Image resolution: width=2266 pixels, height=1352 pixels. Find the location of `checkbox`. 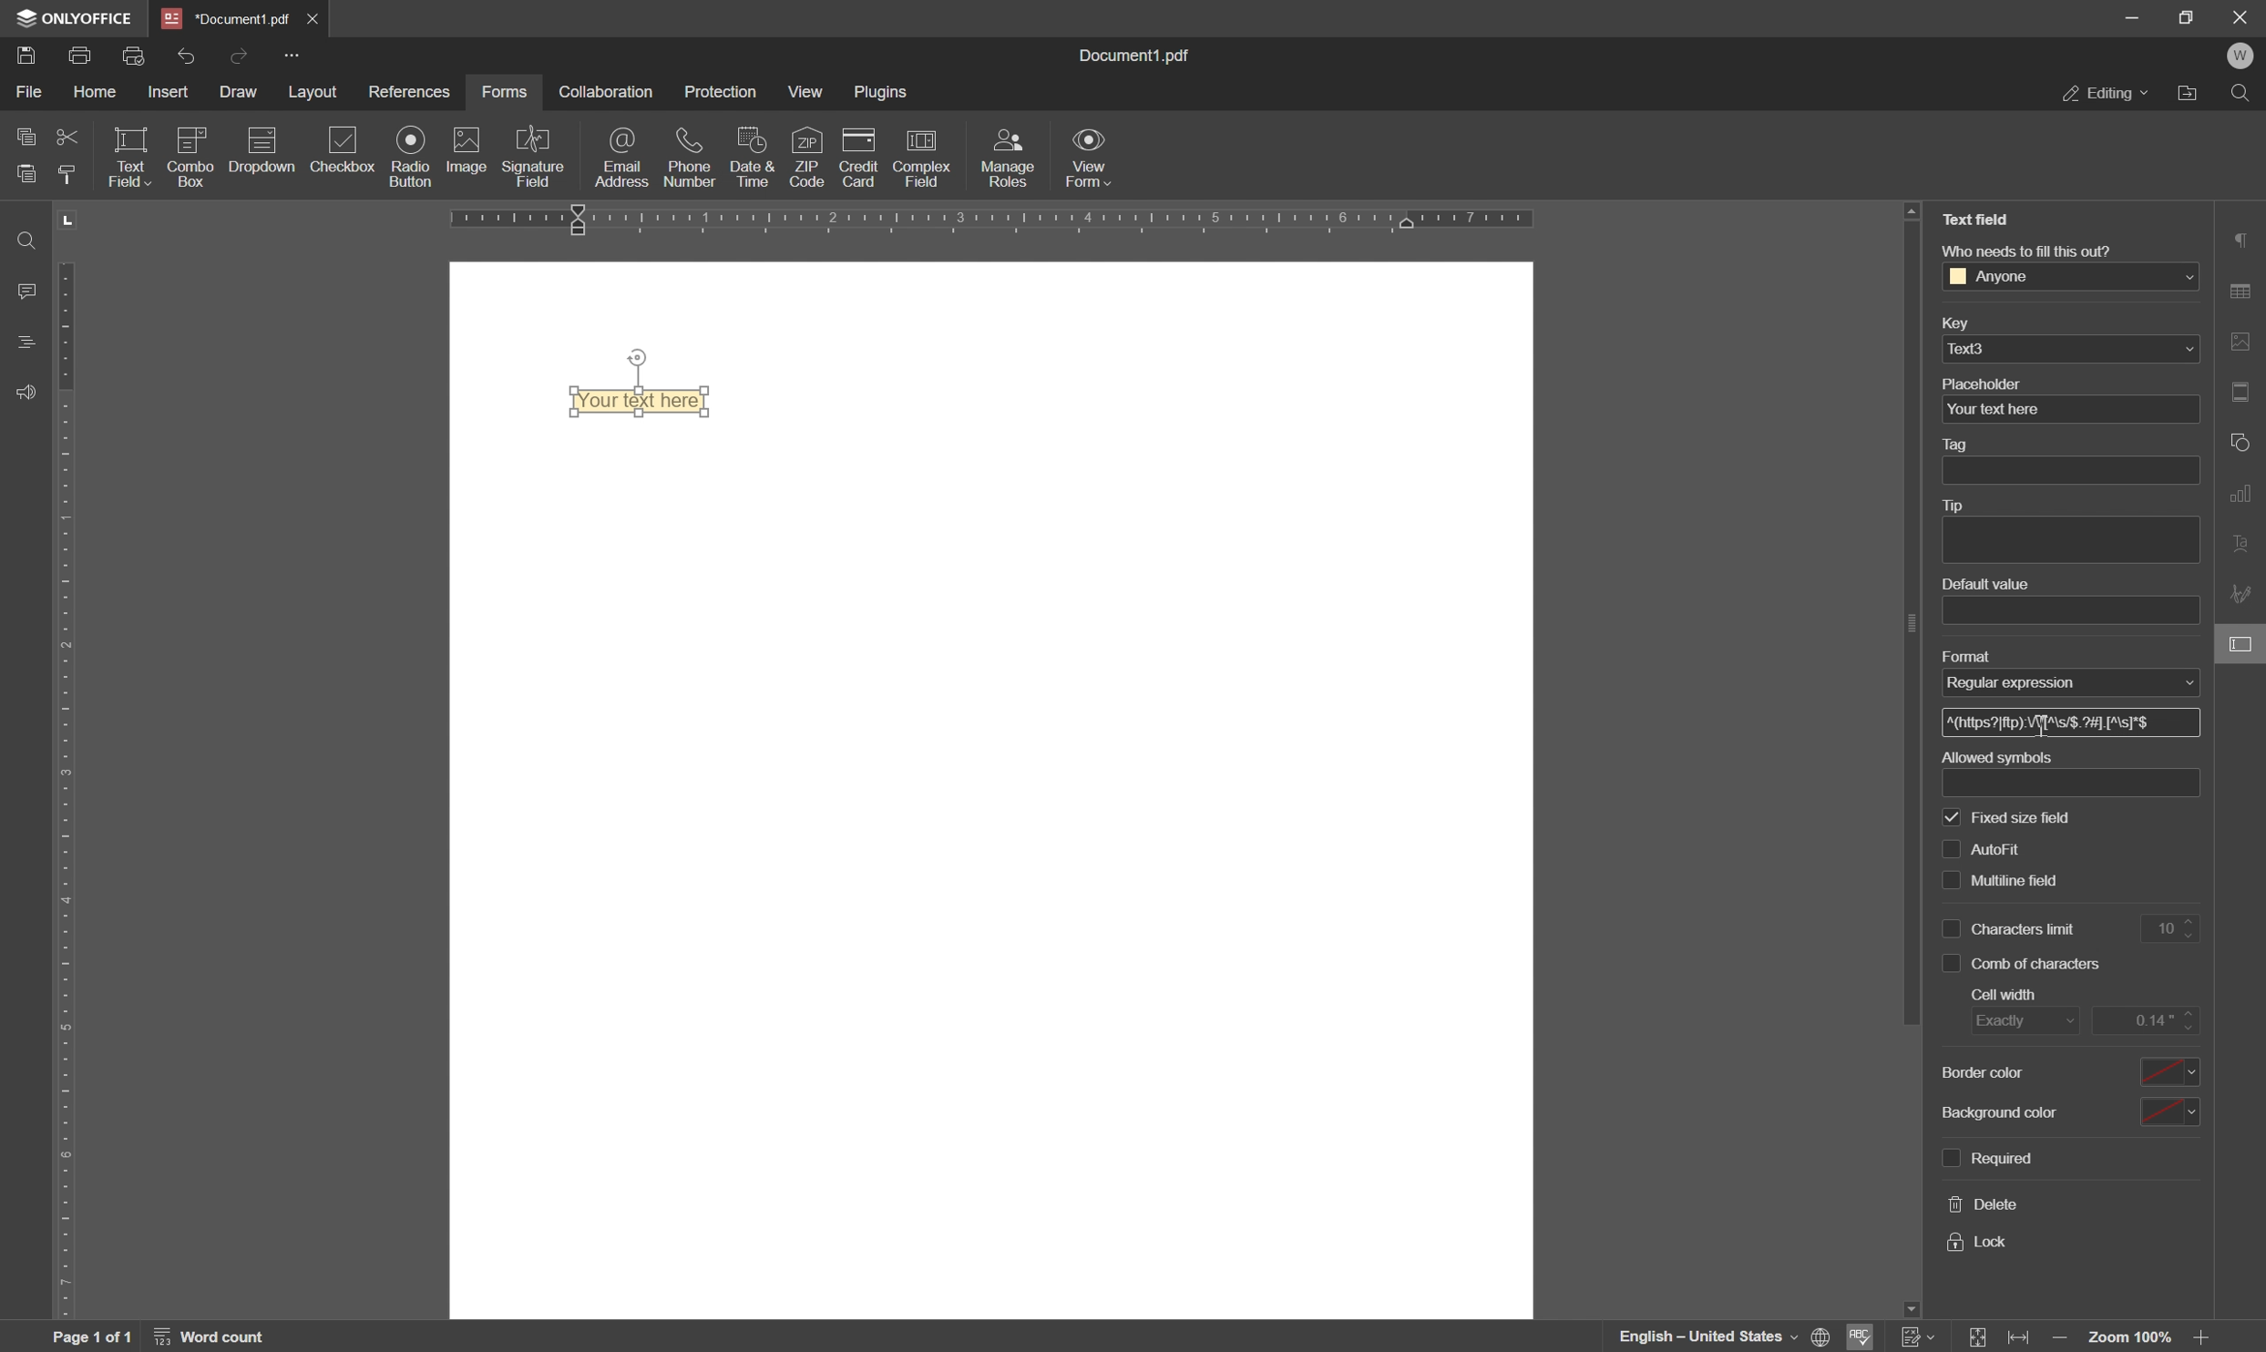

checkbox is located at coordinates (1950, 925).